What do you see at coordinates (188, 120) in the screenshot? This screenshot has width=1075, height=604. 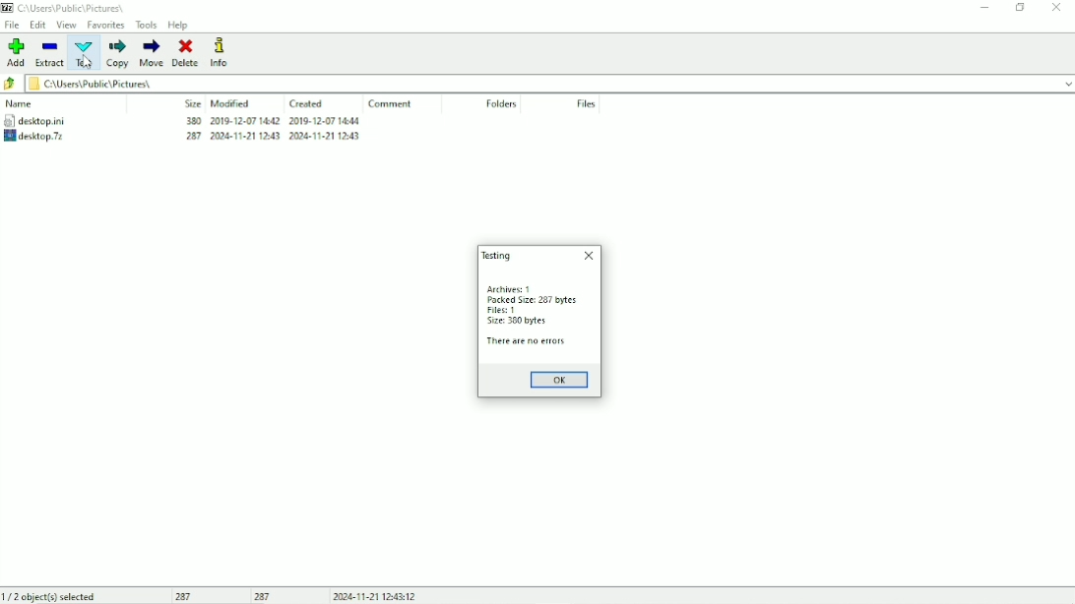 I see `380` at bounding box center [188, 120].